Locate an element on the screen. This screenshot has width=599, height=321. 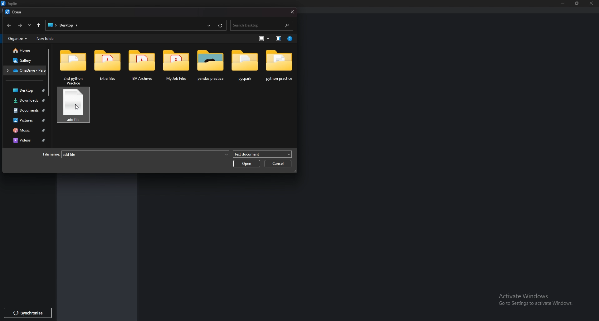
Music is located at coordinates (29, 130).